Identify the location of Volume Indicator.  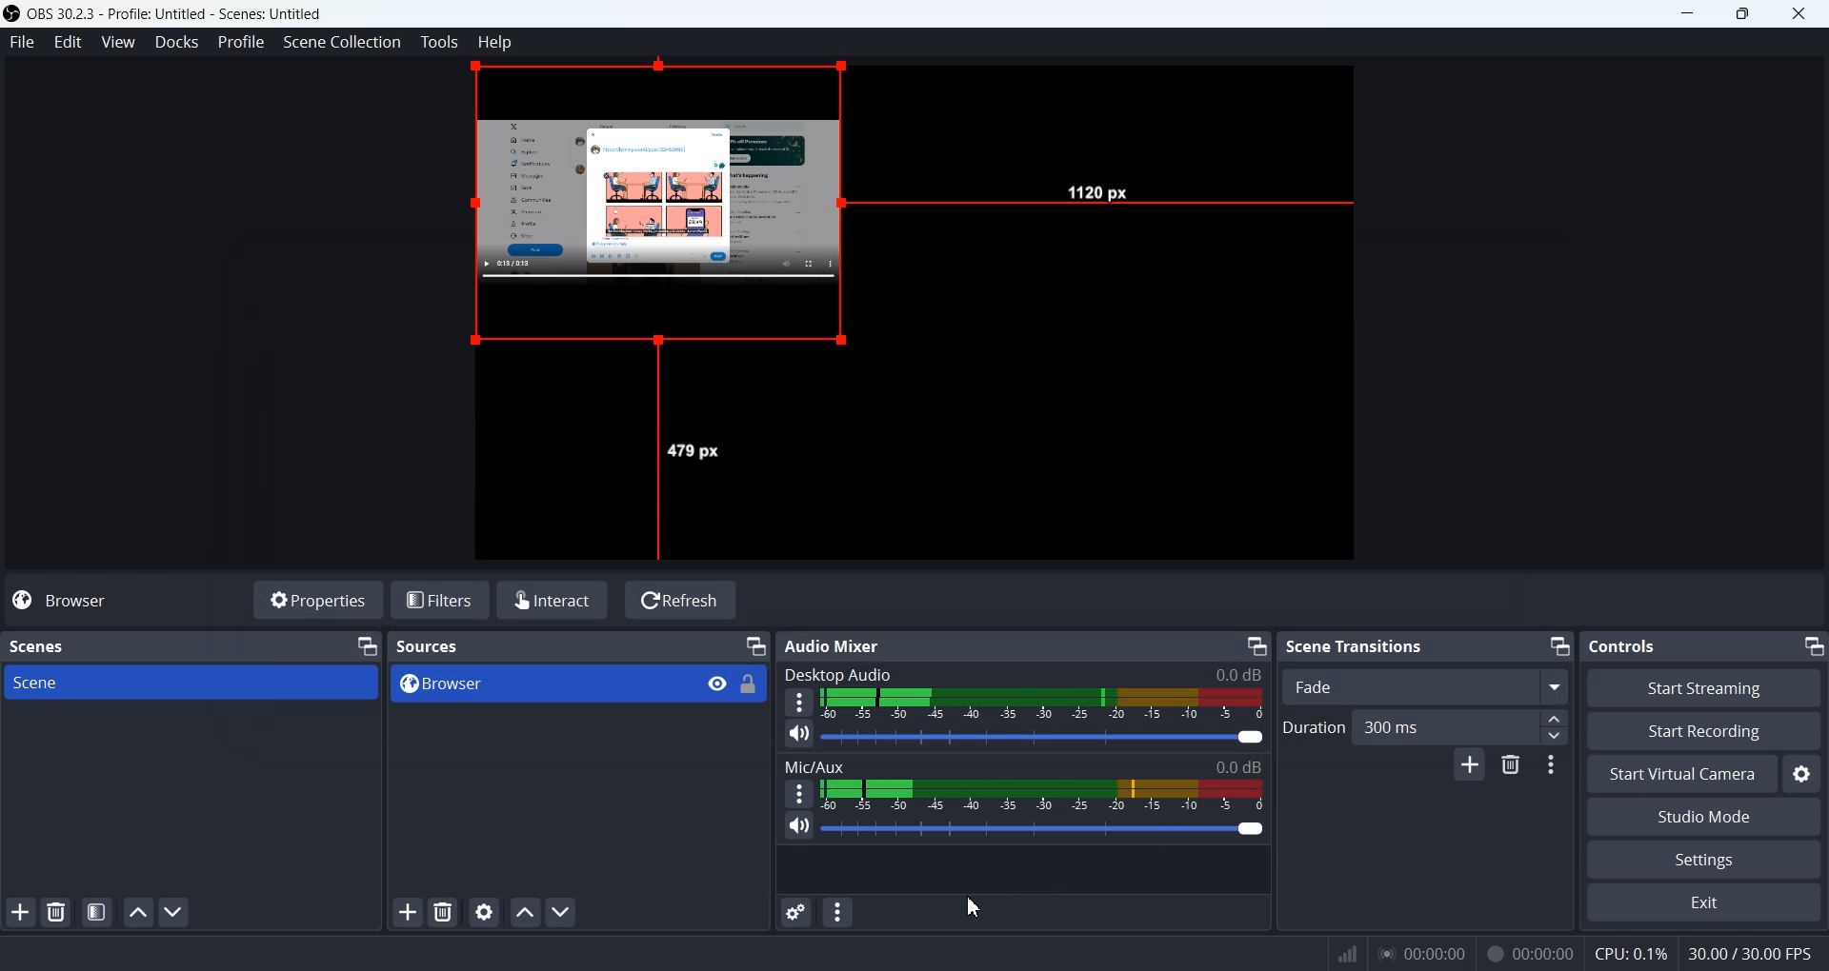
(1042, 795).